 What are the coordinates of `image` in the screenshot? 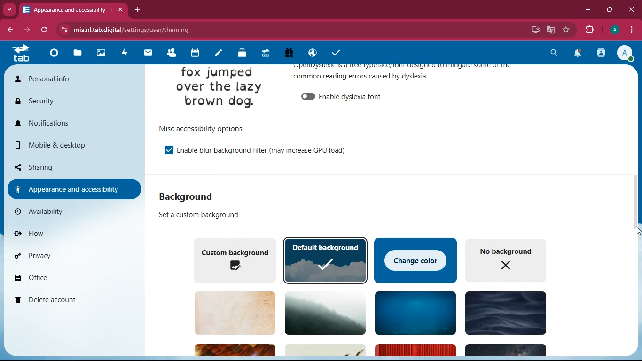 It's located at (220, 88).